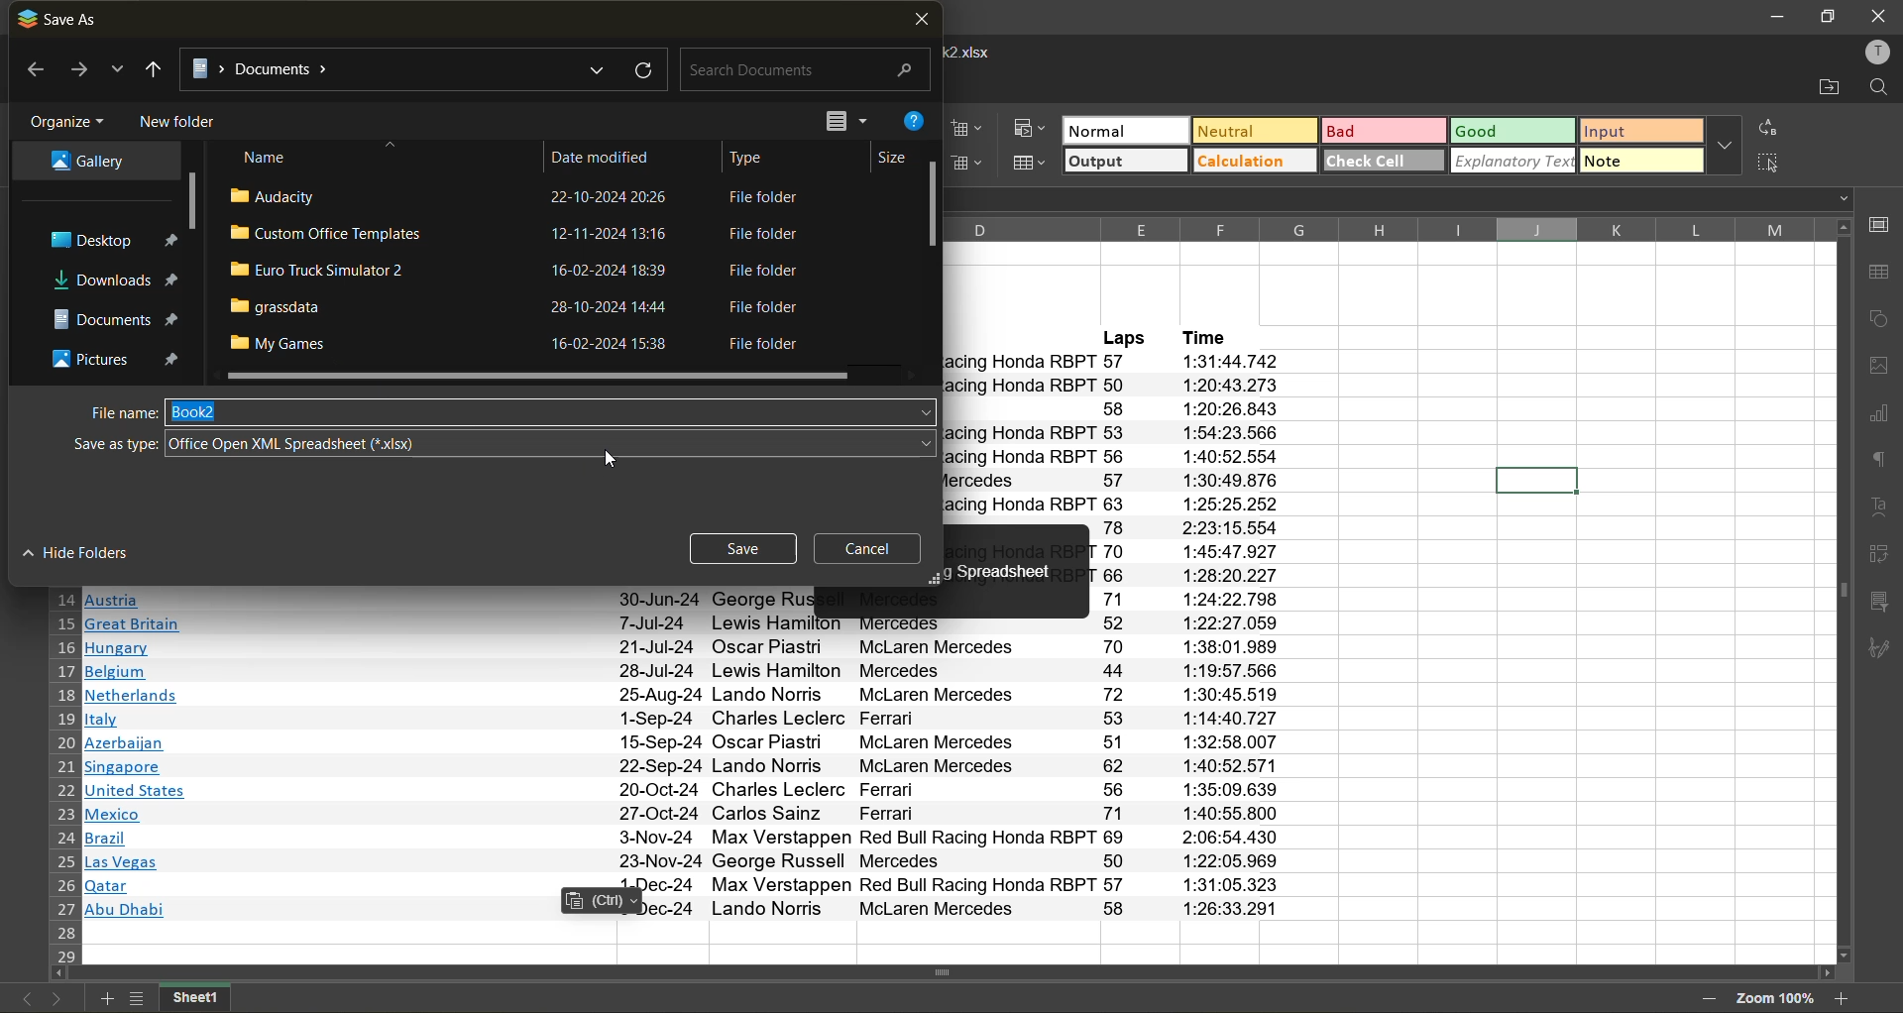 The width and height of the screenshot is (1903, 1013). Describe the element at coordinates (396, 66) in the screenshot. I see `file location` at that location.